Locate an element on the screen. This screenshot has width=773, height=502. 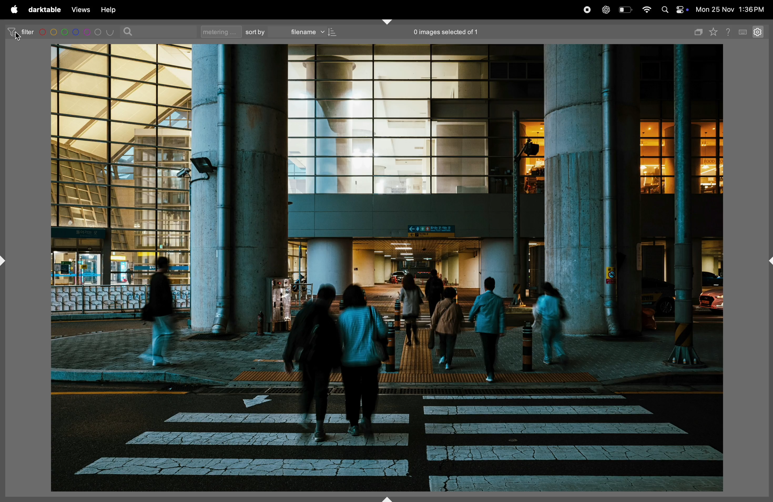
help is located at coordinates (730, 31).